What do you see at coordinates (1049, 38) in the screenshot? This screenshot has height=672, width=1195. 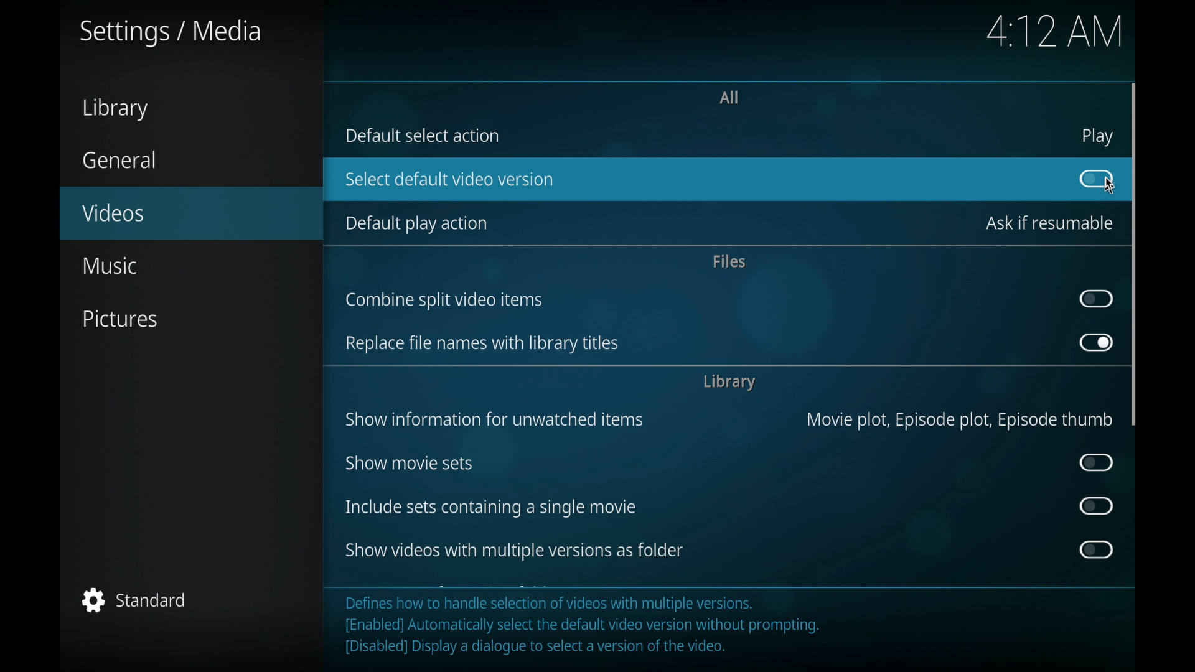 I see `4:12 AM` at bounding box center [1049, 38].